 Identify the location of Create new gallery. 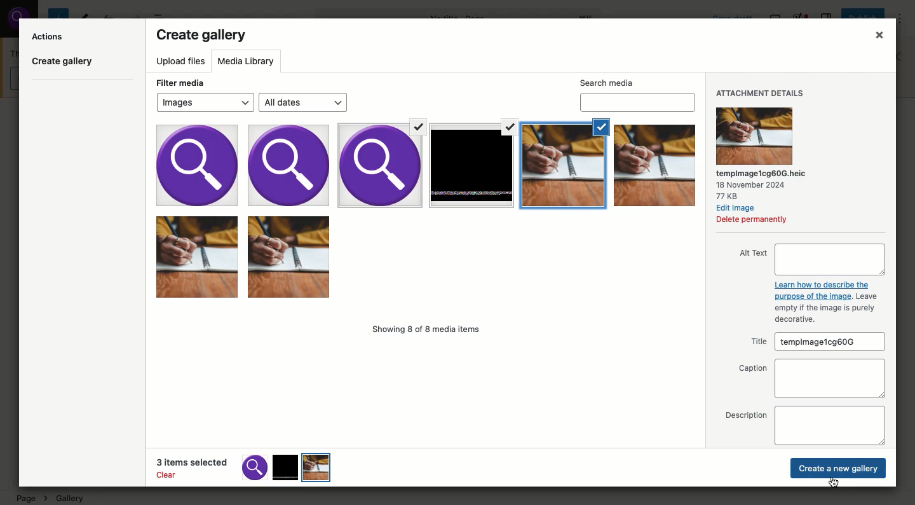
(839, 469).